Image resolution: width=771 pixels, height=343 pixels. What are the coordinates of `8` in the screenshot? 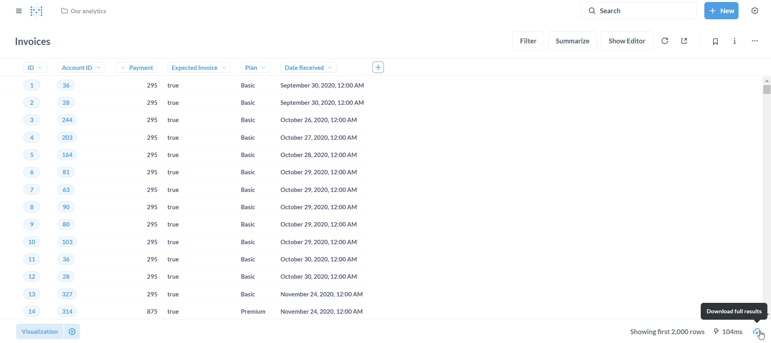 It's located at (20, 208).